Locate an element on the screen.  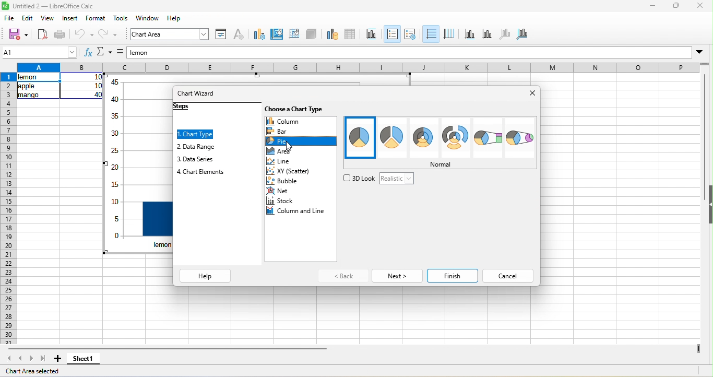
3d view is located at coordinates (311, 34).